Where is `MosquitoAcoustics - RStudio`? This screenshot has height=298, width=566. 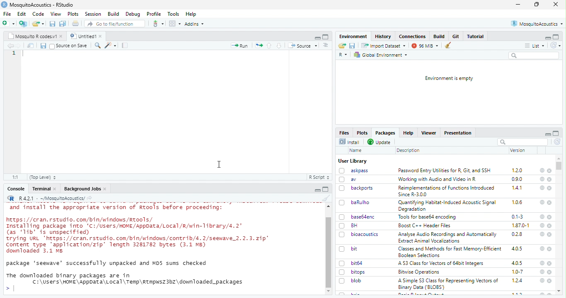
MosquitoAcoustics - RStudio is located at coordinates (42, 5).